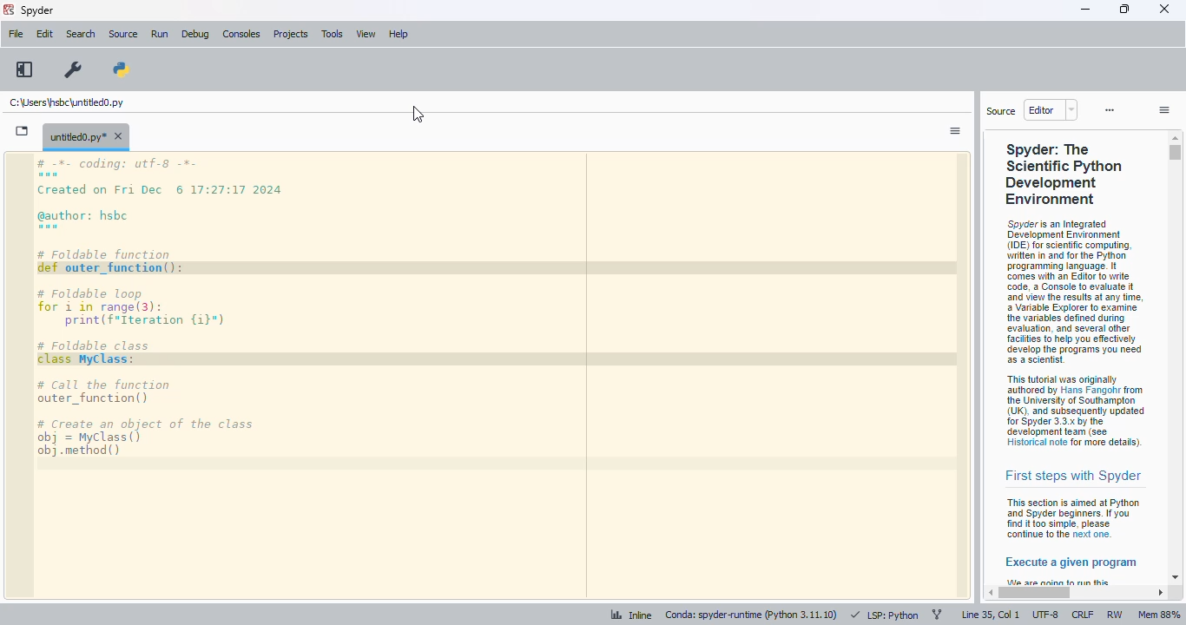 The width and height of the screenshot is (1186, 625). Describe the element at coordinates (937, 615) in the screenshot. I see `git branch` at that location.